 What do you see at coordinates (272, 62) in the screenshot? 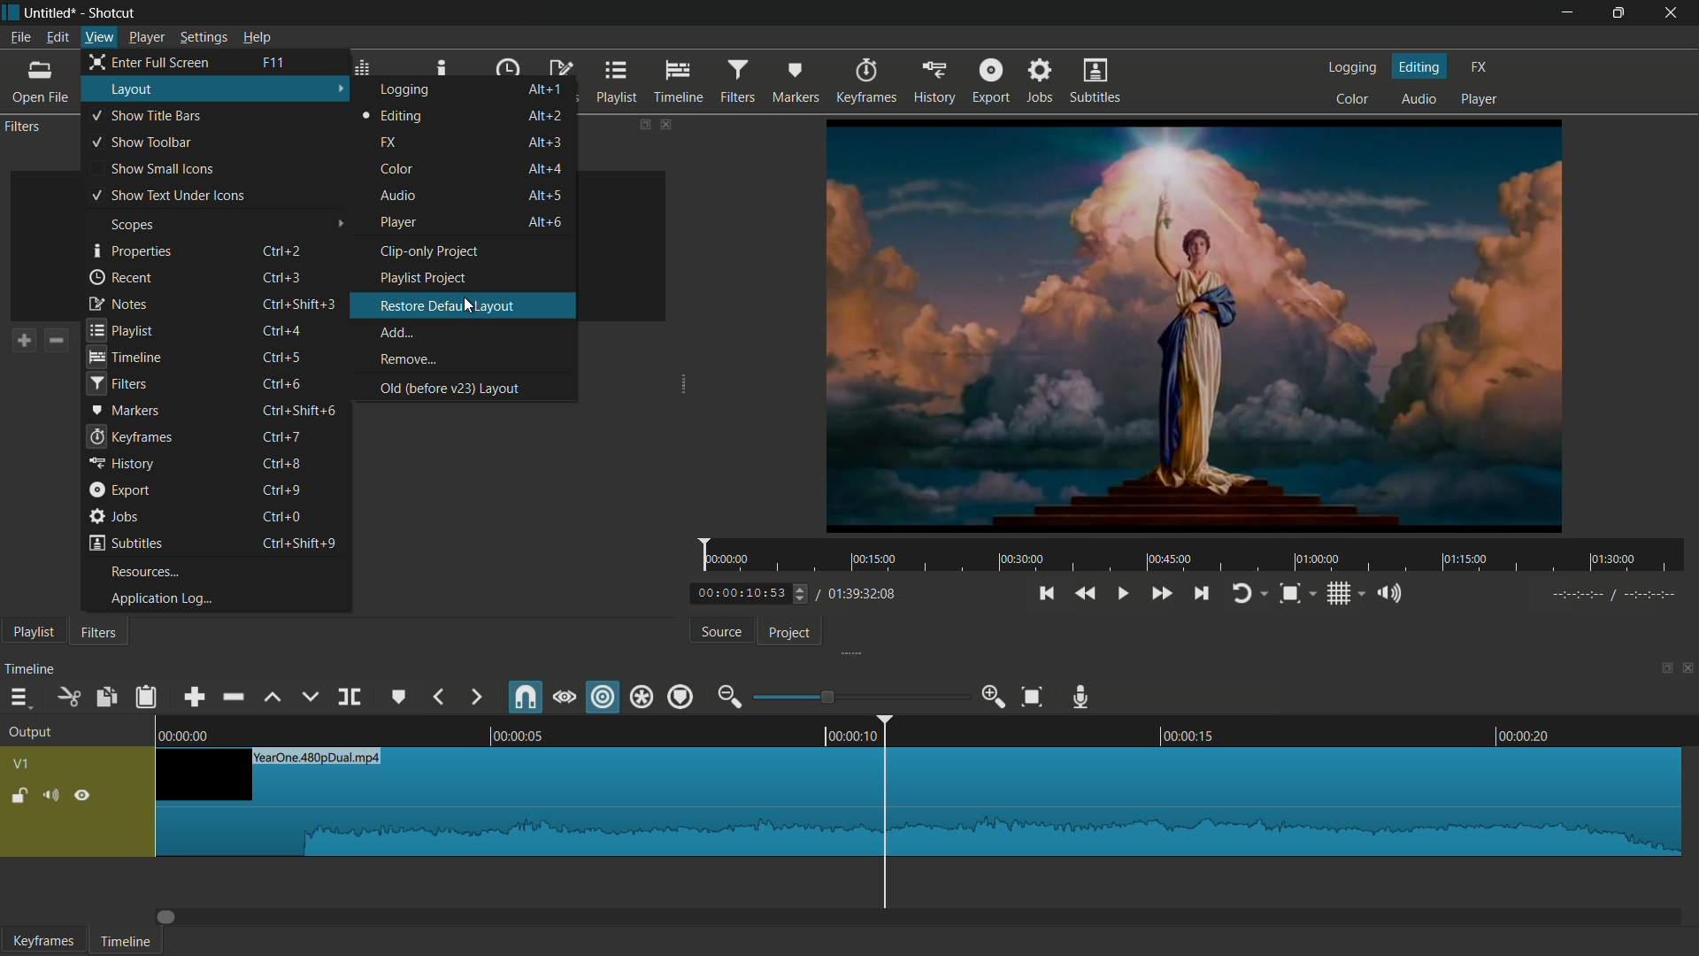
I see `keyboard shortcut` at bounding box center [272, 62].